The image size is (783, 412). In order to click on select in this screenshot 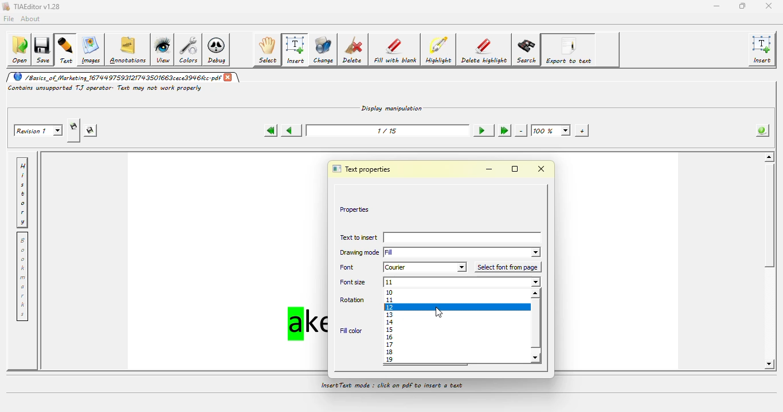, I will do `click(268, 50)`.